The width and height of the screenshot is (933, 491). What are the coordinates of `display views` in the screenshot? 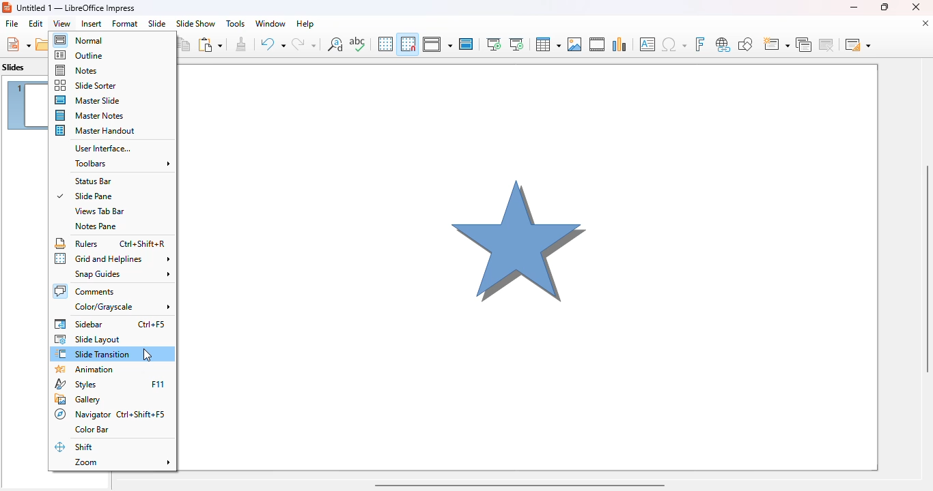 It's located at (436, 44).